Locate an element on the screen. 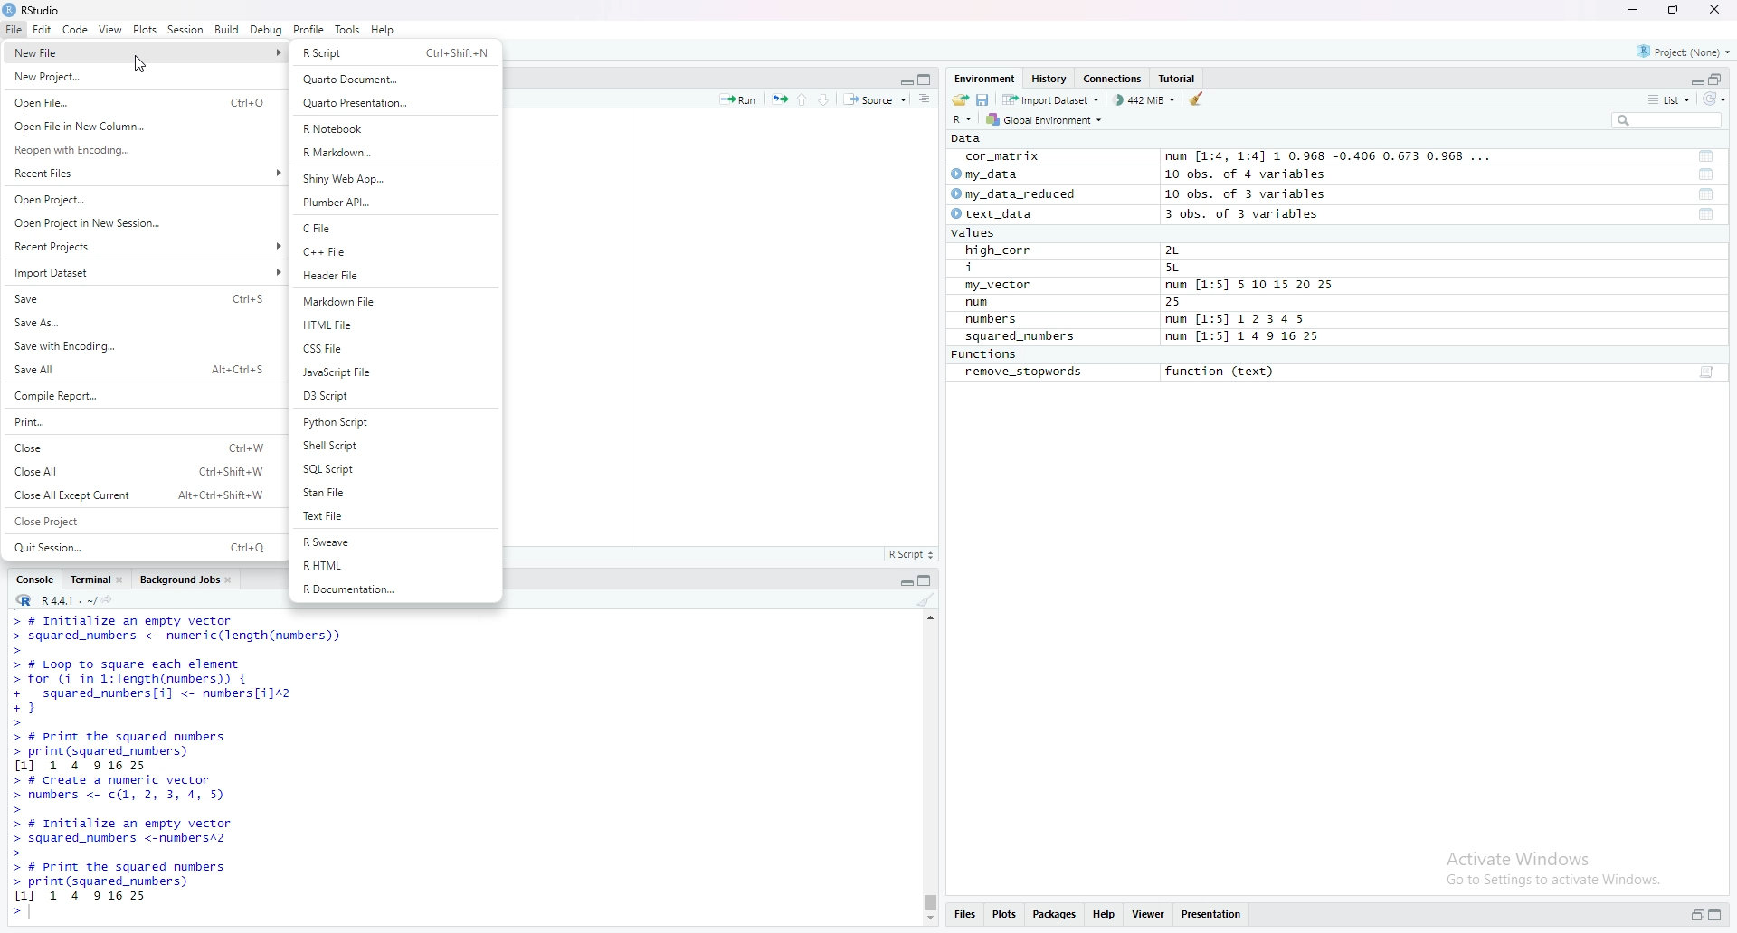 Image resolution: width=1737 pixels, height=933 pixels. minimize is located at coordinates (903, 80).